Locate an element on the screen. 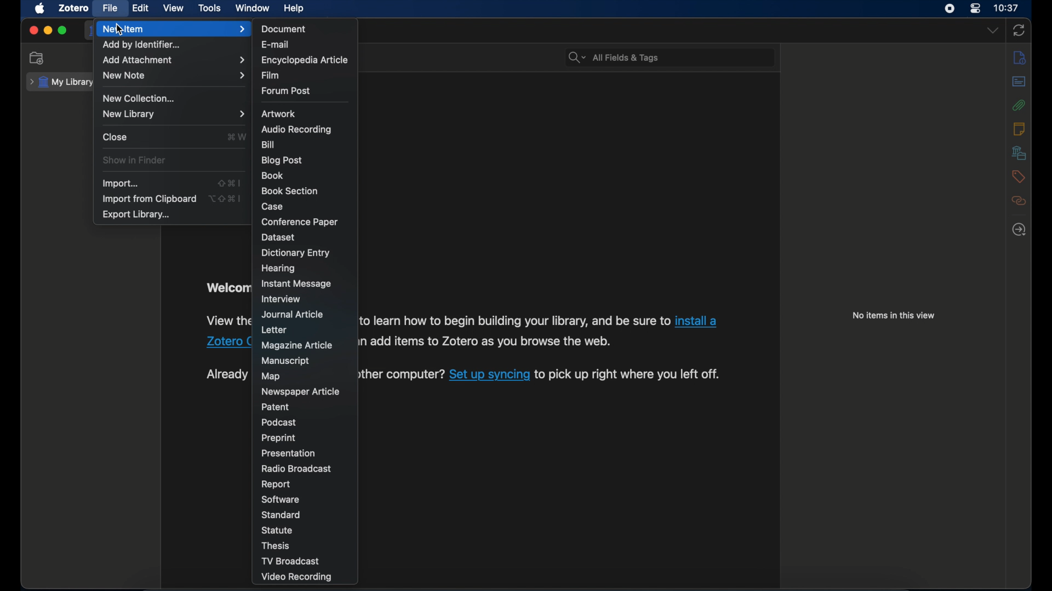  interview is located at coordinates (282, 299).